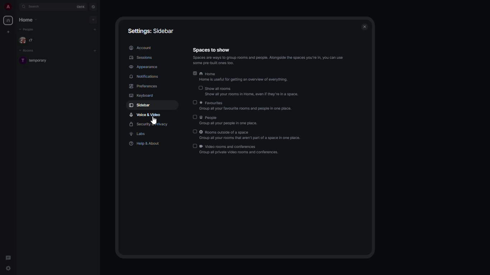 This screenshot has width=490, height=275. I want to click on labs, so click(138, 134).